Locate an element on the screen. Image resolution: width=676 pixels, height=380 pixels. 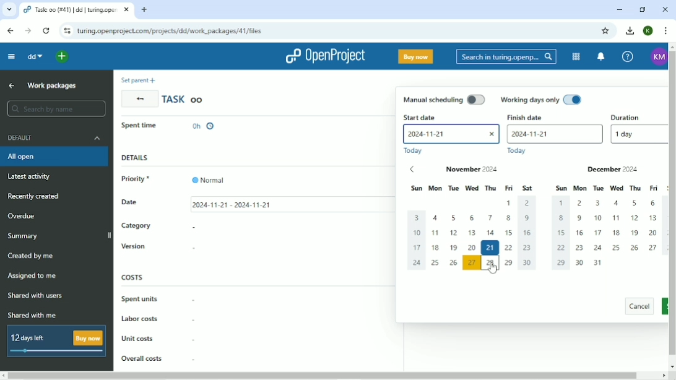
Set parent is located at coordinates (137, 80).